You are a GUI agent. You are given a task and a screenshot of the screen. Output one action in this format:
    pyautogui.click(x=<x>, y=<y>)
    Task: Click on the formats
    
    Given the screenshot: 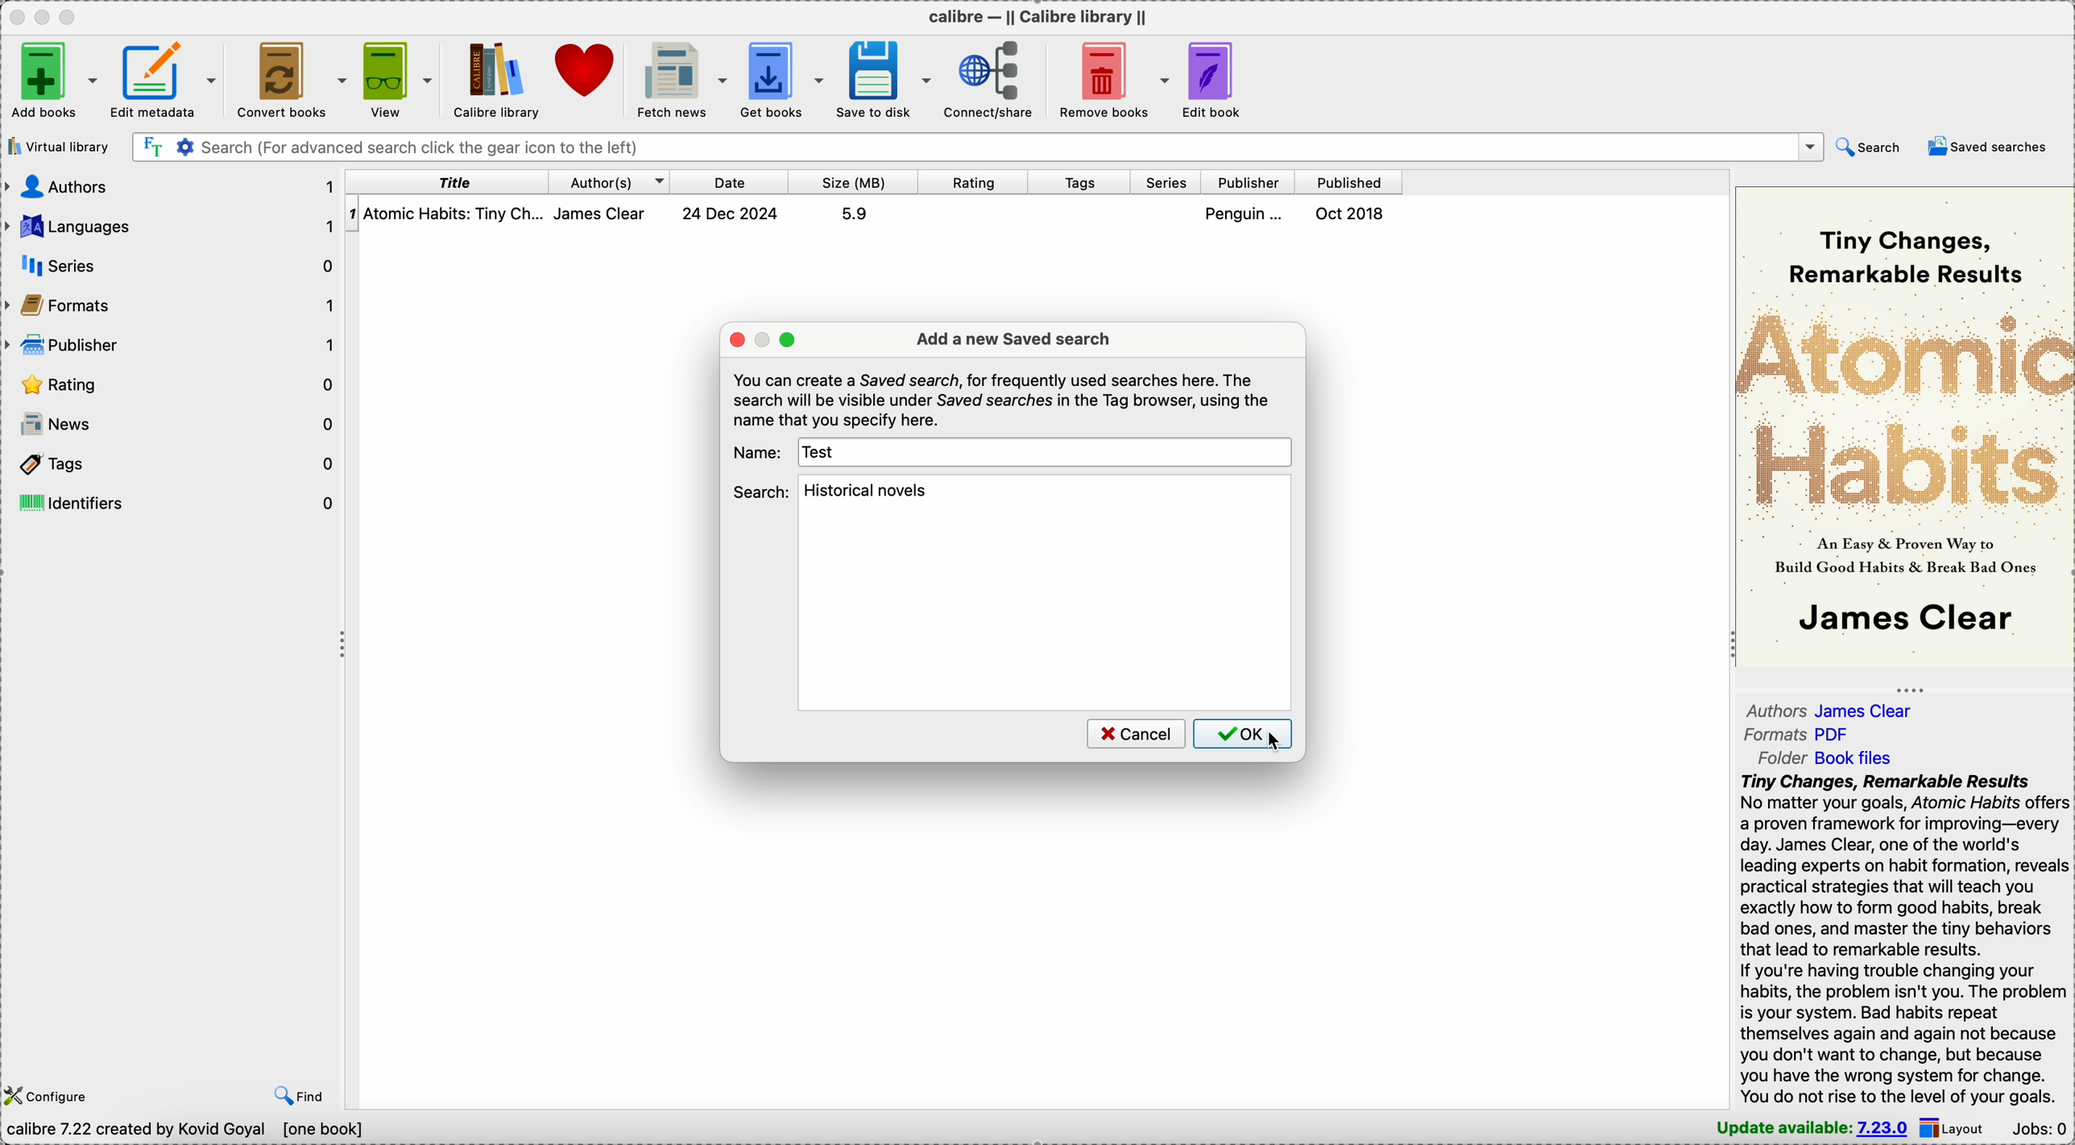 What is the action you would take?
    pyautogui.click(x=174, y=308)
    